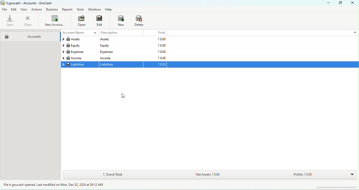  Describe the element at coordinates (120, 39) in the screenshot. I see `assets` at that location.